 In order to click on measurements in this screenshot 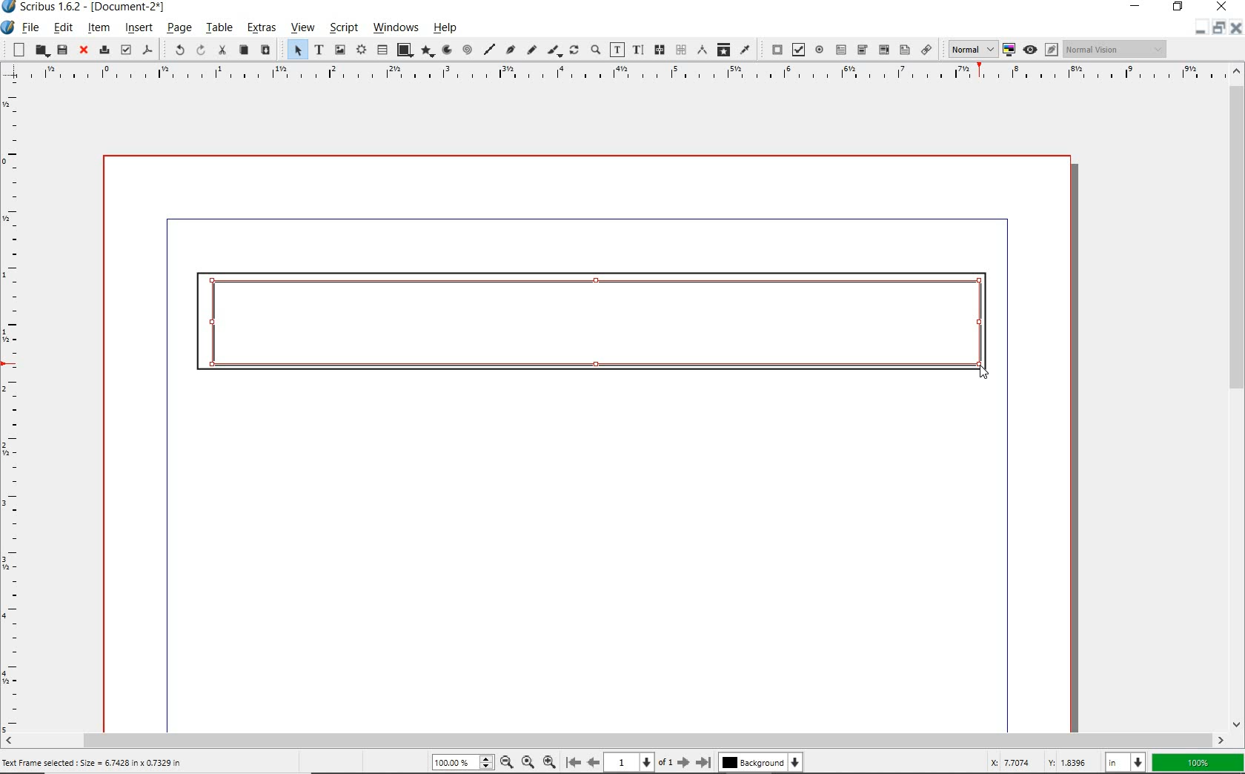, I will do `click(680, 50)`.